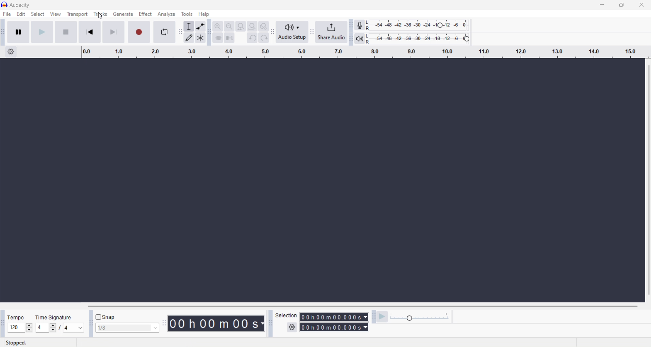 The width and height of the screenshot is (651, 347). I want to click on Stopped, so click(19, 343).